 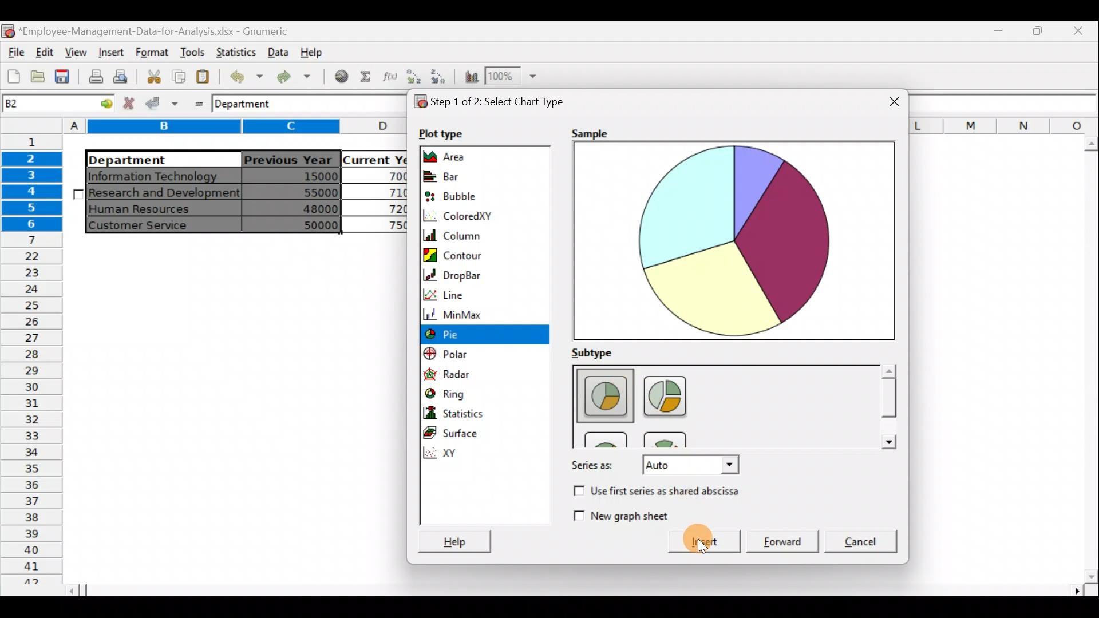 What do you see at coordinates (516, 77) in the screenshot?
I see `Zoom` at bounding box center [516, 77].